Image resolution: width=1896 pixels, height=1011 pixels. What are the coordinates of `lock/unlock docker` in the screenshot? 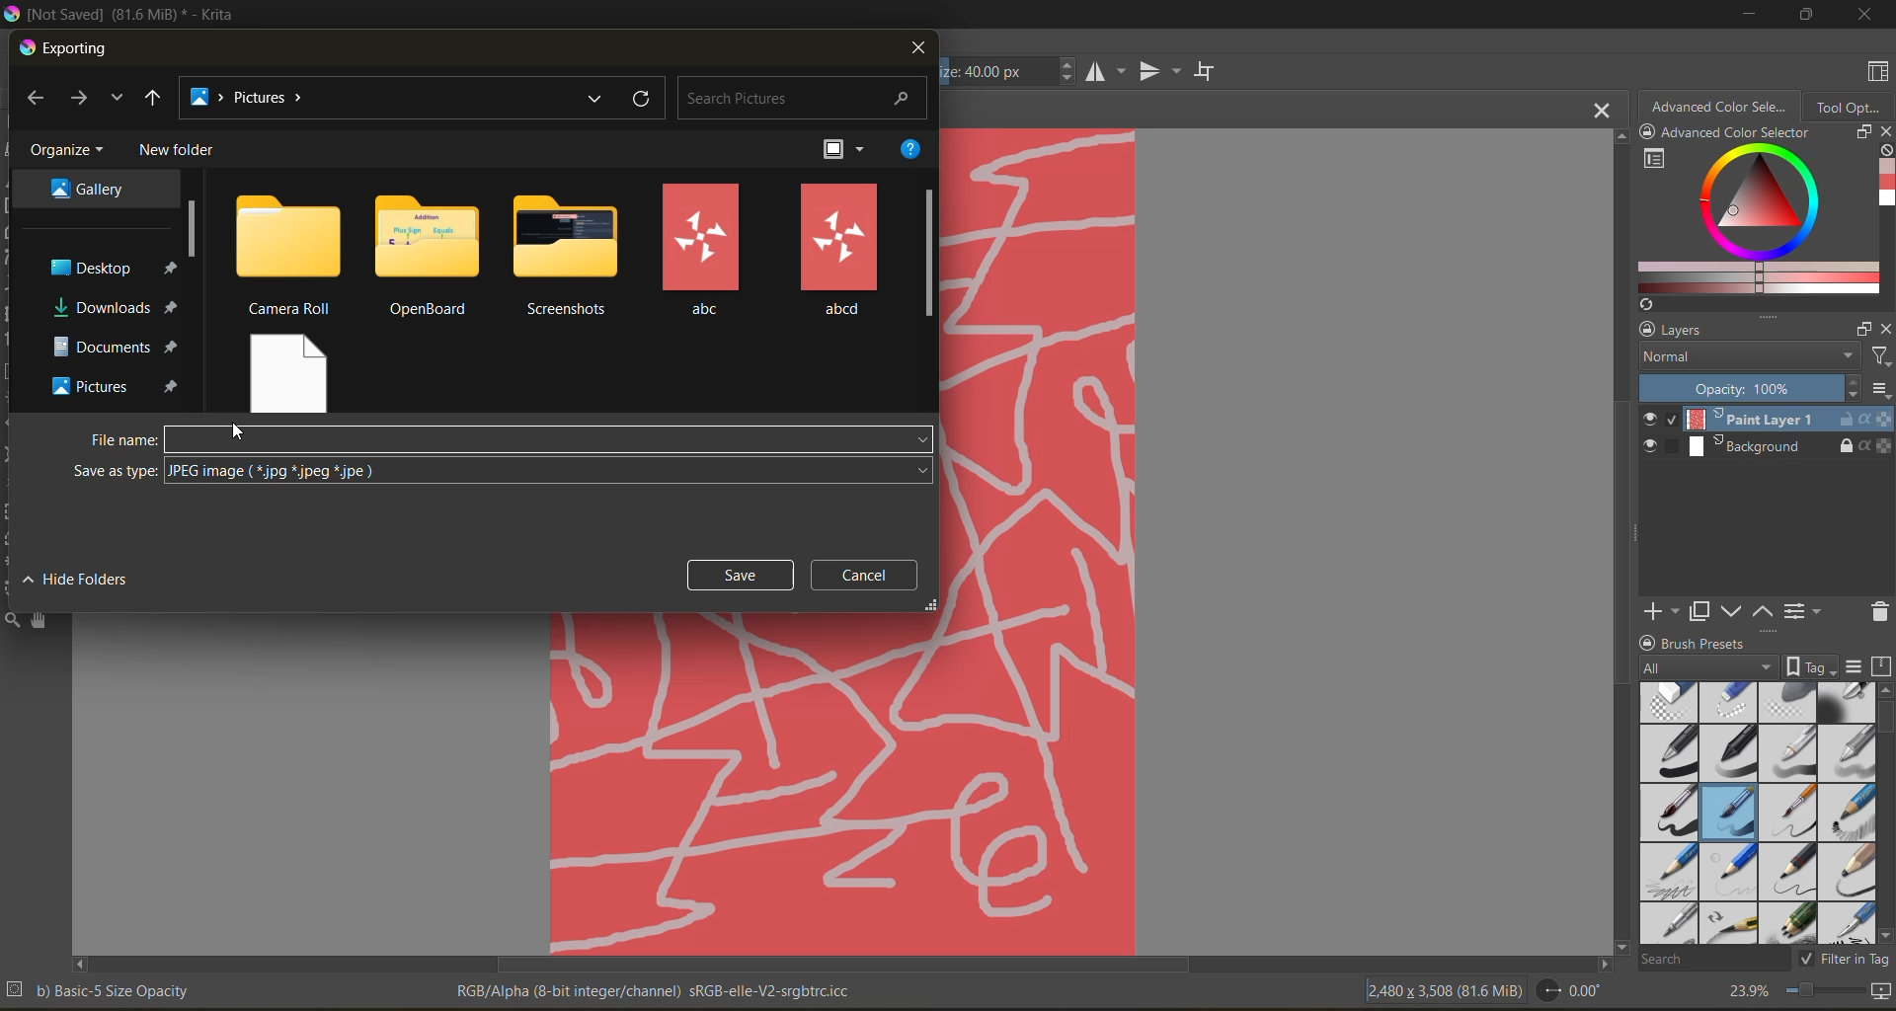 It's located at (1652, 134).